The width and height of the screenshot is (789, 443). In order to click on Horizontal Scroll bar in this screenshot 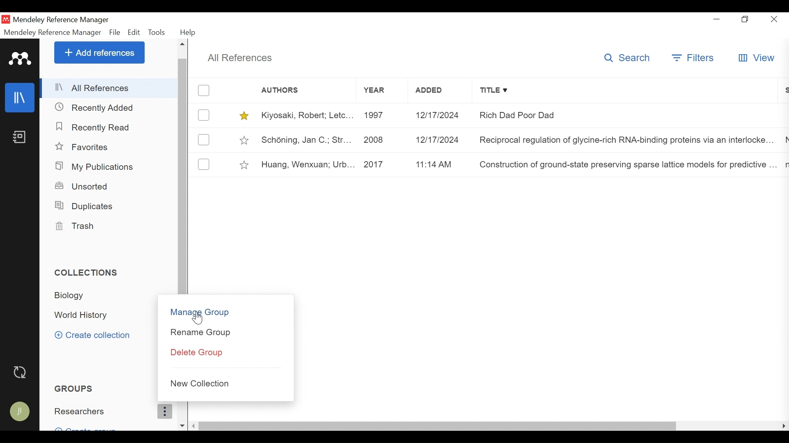, I will do `click(440, 426)`.